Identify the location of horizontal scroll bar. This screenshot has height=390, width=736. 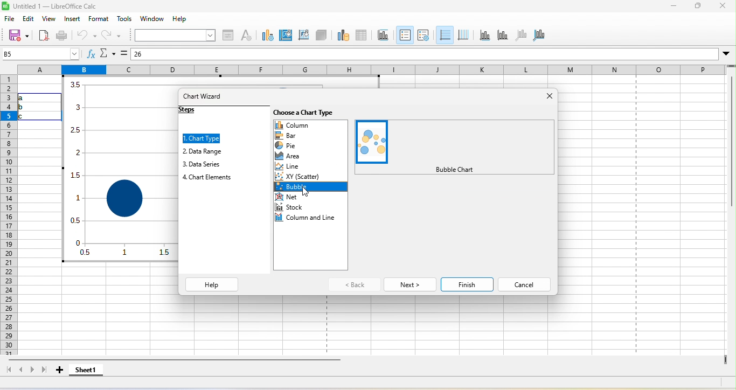
(179, 361).